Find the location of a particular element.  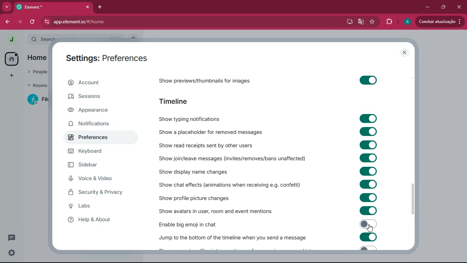

settings: preferences is located at coordinates (109, 58).